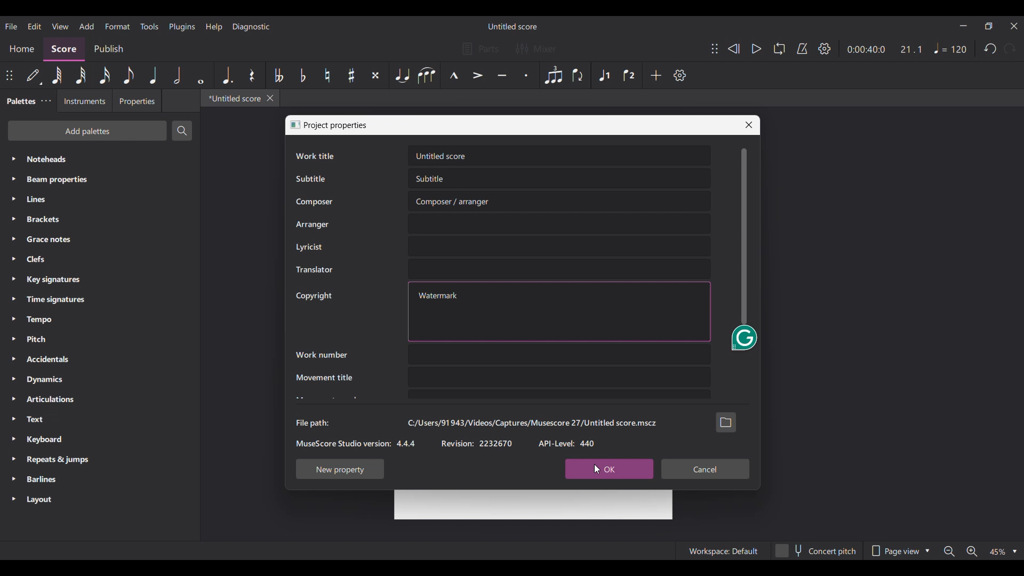 The image size is (1024, 576). Describe the element at coordinates (182, 131) in the screenshot. I see `Search` at that location.